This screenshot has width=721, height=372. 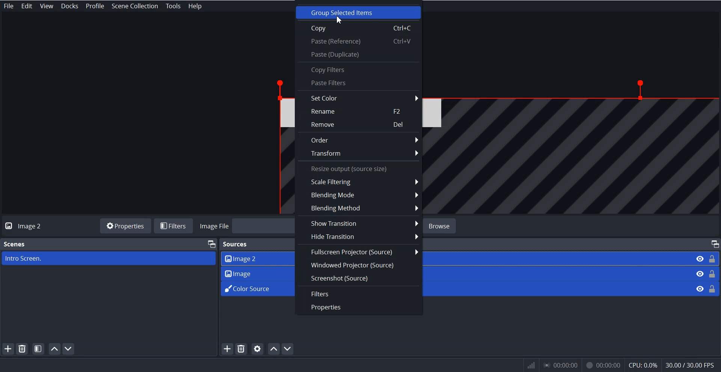 What do you see at coordinates (359, 253) in the screenshot?
I see `Fullscreen ` at bounding box center [359, 253].